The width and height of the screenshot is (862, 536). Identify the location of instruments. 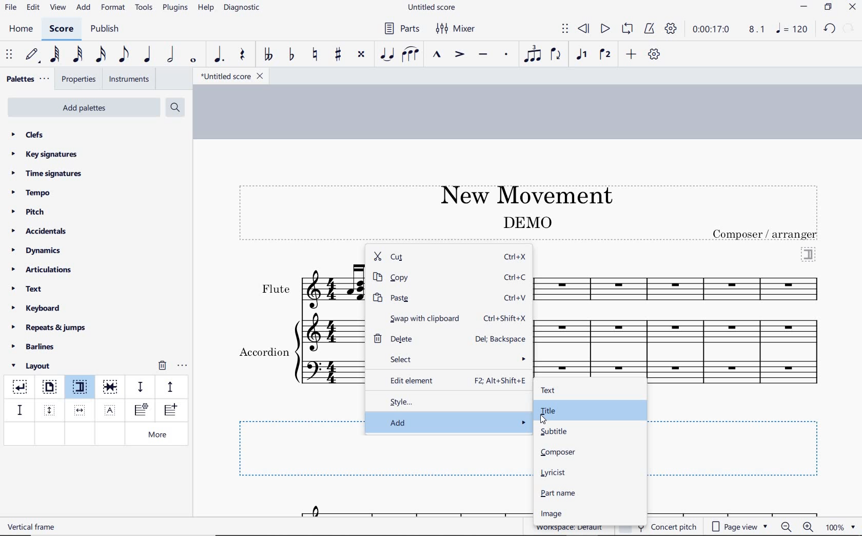
(127, 80).